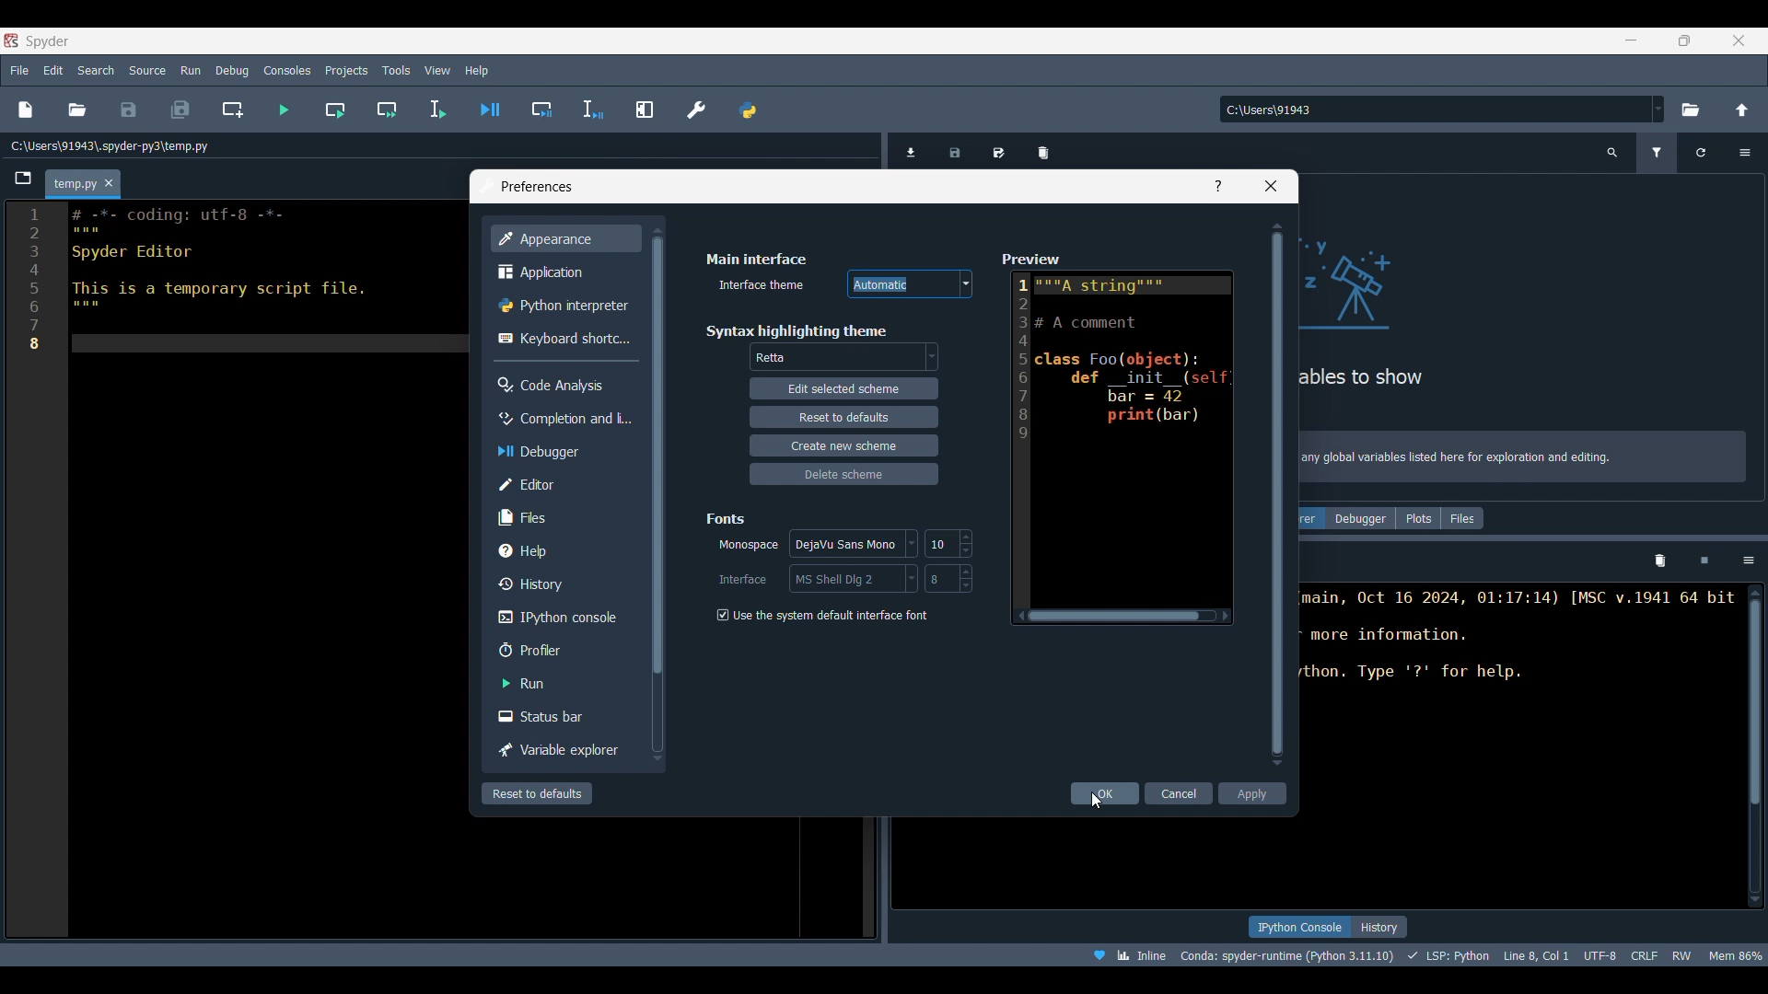 The height and width of the screenshot is (994, 1768). I want to click on File menu, so click(19, 67).